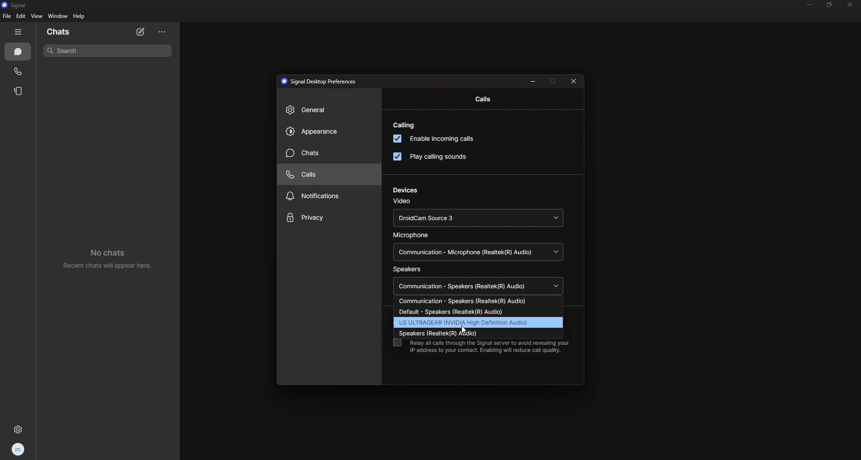 Image resolution: width=861 pixels, height=460 pixels. I want to click on Speakers (Realtek(R) Atdio), so click(453, 333).